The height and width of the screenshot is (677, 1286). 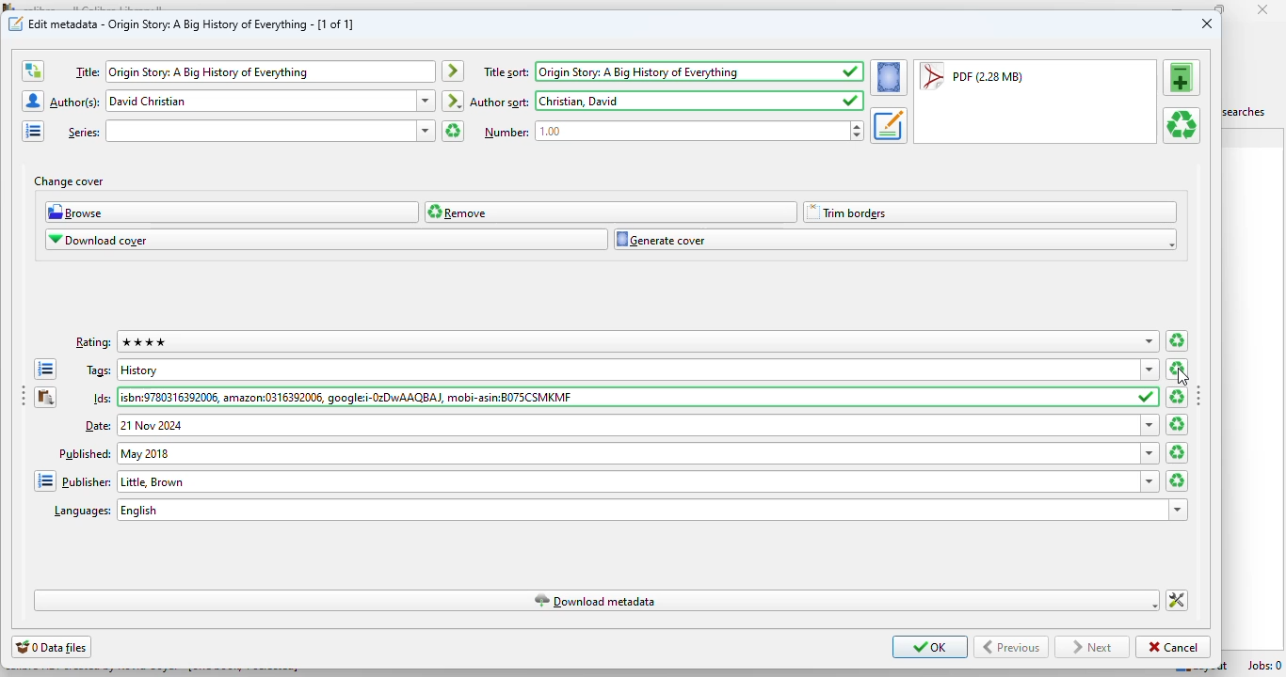 I want to click on series: , so click(x=260, y=131).